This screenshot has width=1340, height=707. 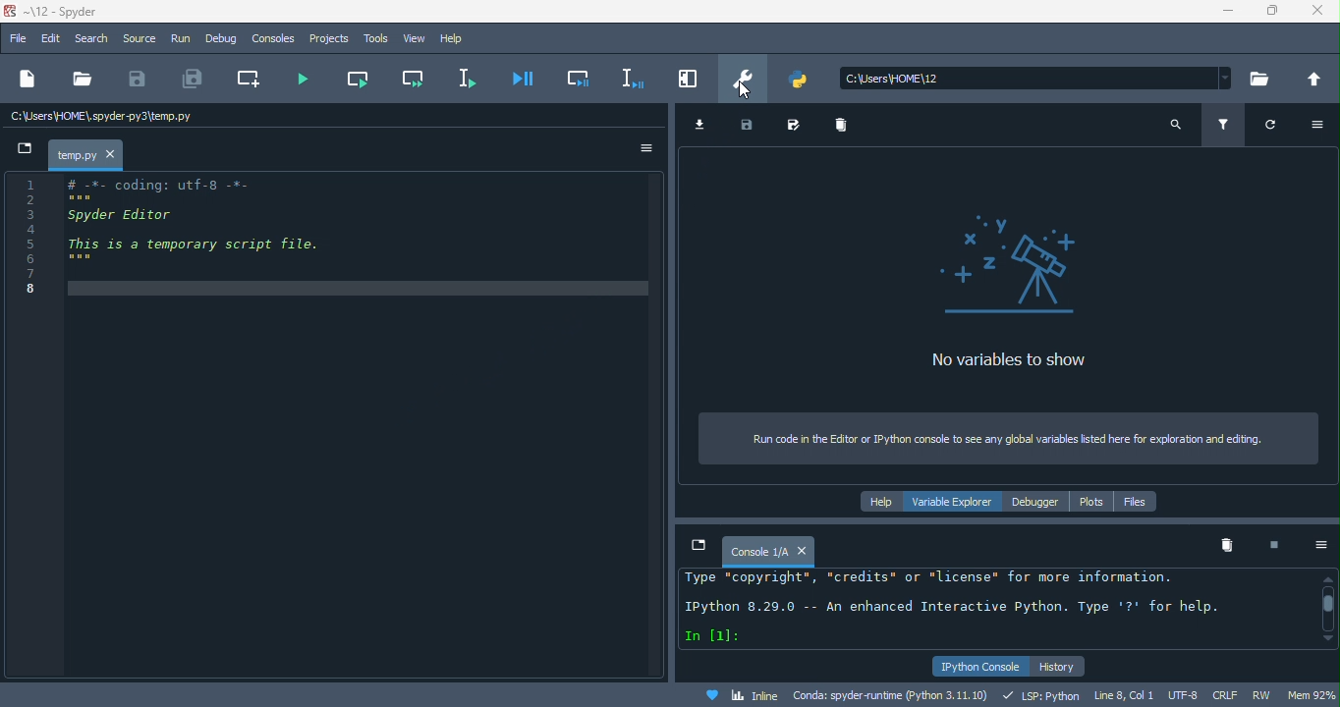 What do you see at coordinates (372, 38) in the screenshot?
I see `tools` at bounding box center [372, 38].